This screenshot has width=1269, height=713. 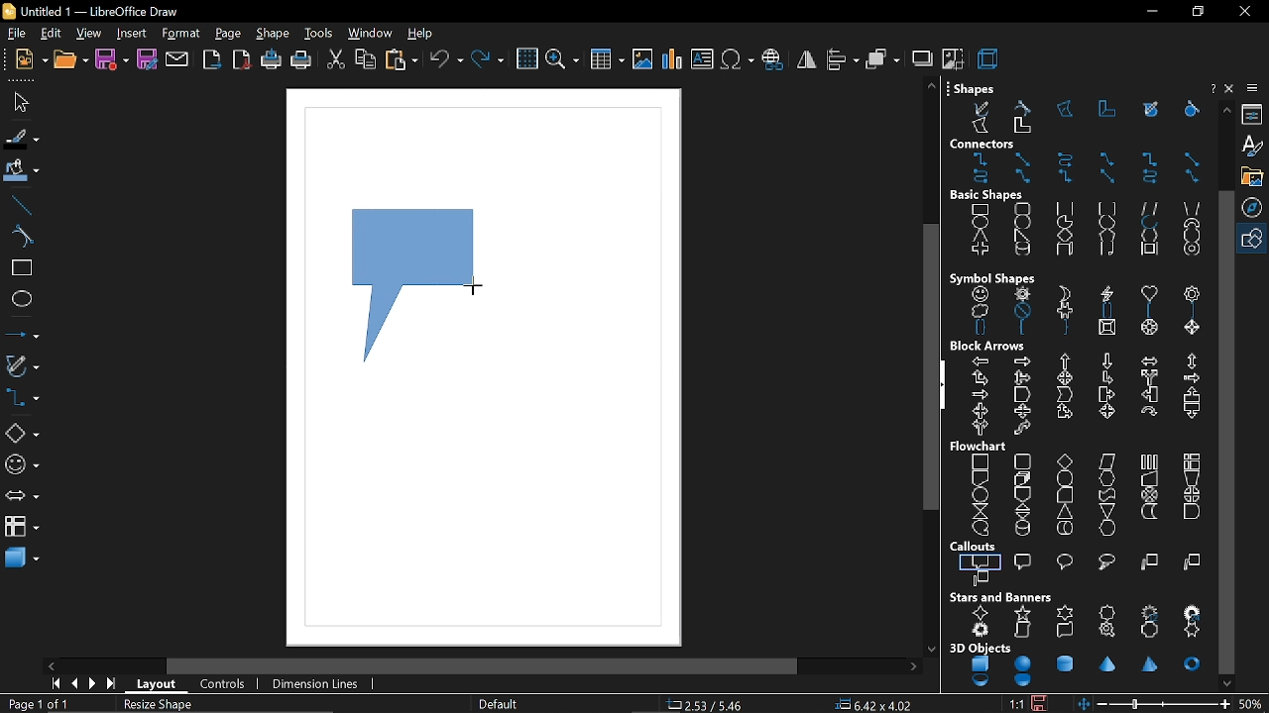 What do you see at coordinates (1107, 611) in the screenshot?
I see `8 point star` at bounding box center [1107, 611].